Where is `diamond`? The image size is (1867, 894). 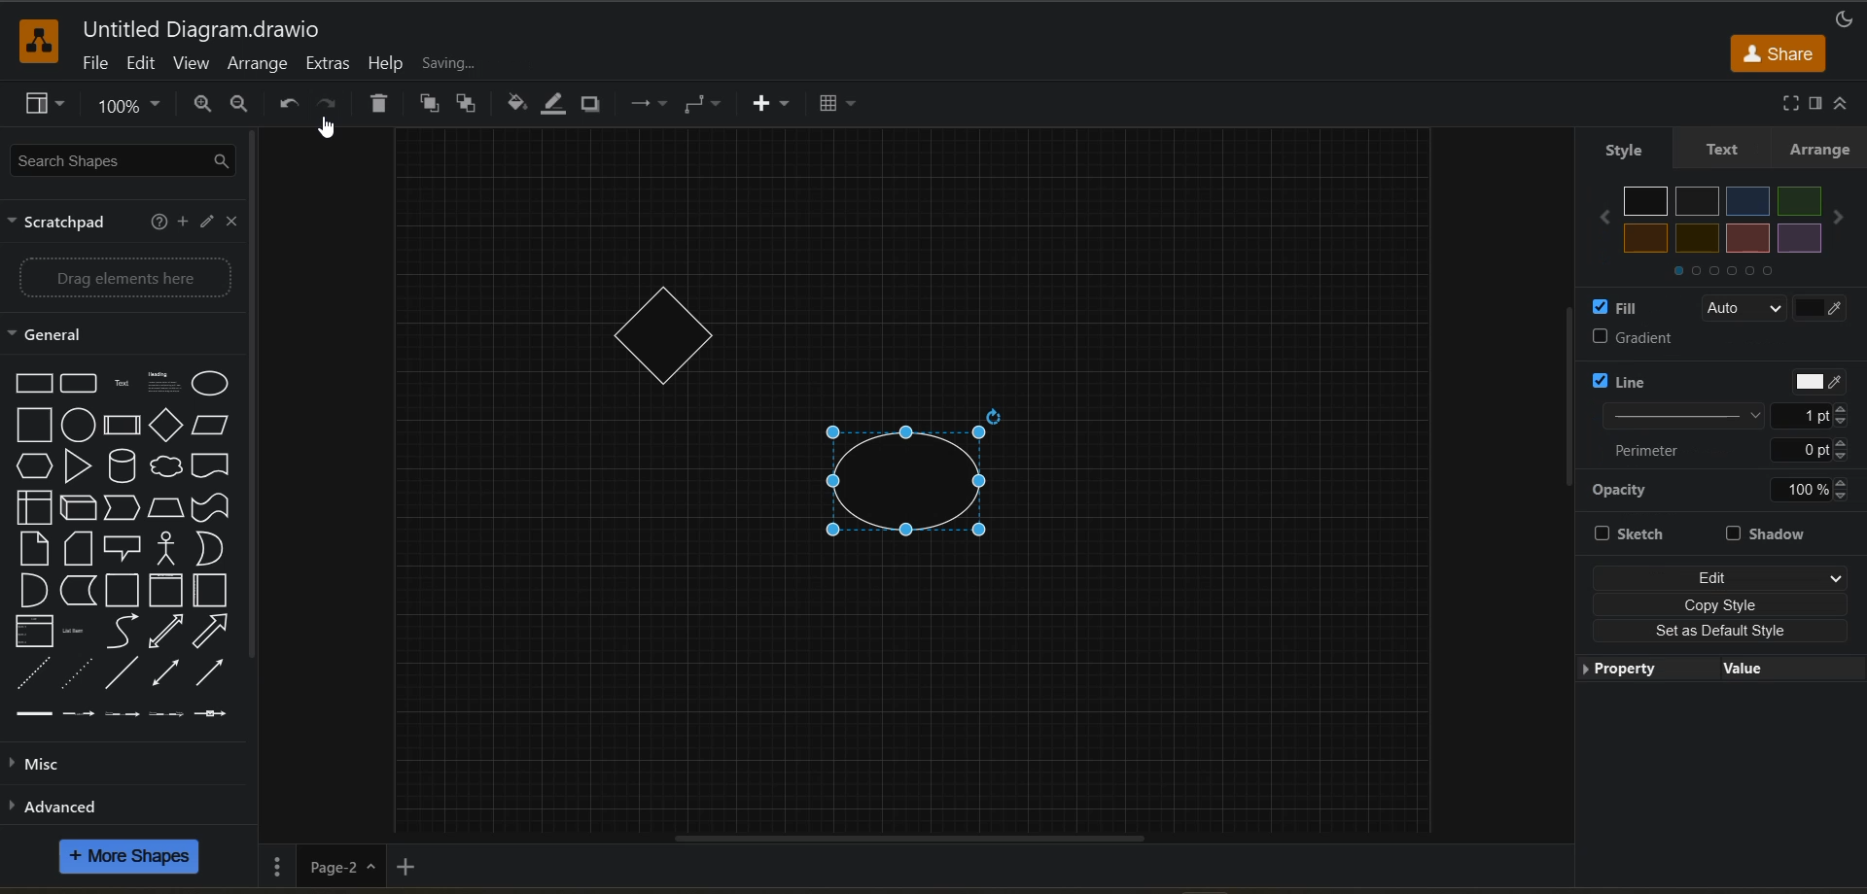
diamond is located at coordinates (166, 426).